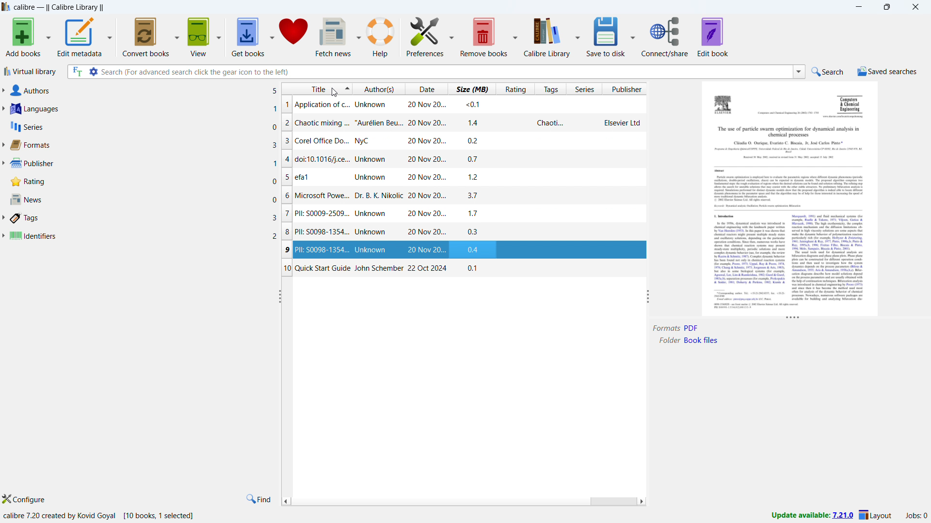 The image size is (931, 523). I want to click on PII: S0098-1354... Unknown 20 Nov 20..., so click(374, 249).